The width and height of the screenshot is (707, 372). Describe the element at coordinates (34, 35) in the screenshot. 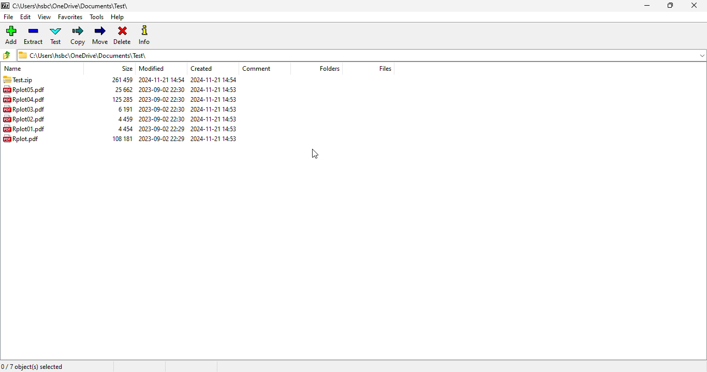

I see `extract` at that location.